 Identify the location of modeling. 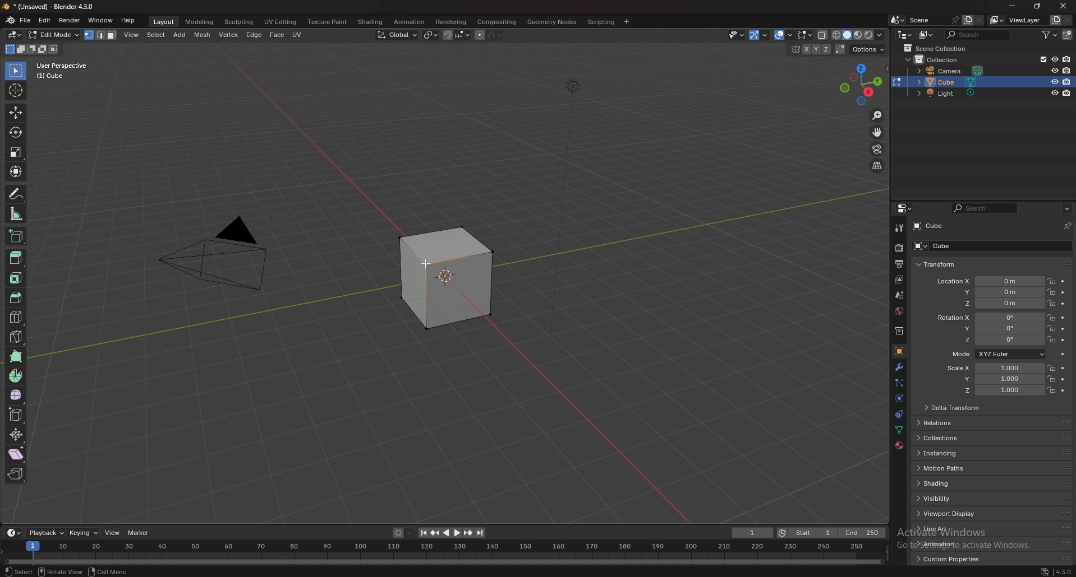
(200, 22).